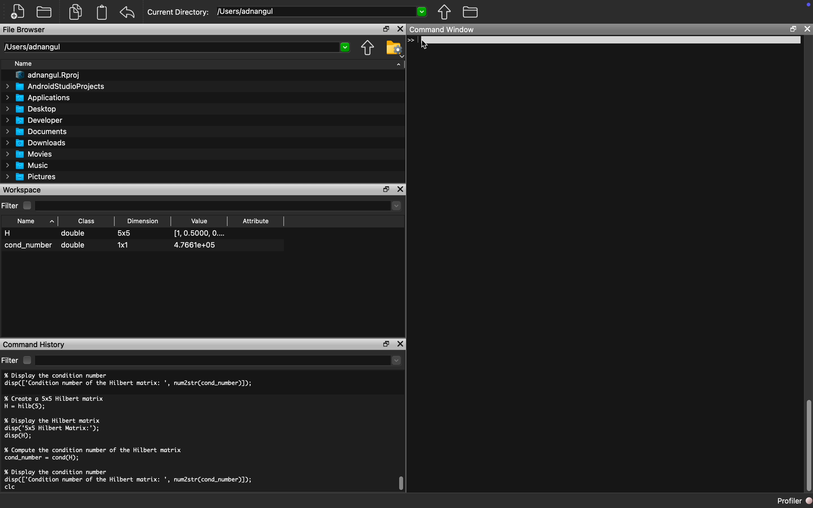  Describe the element at coordinates (85, 221) in the screenshot. I see `Class` at that location.